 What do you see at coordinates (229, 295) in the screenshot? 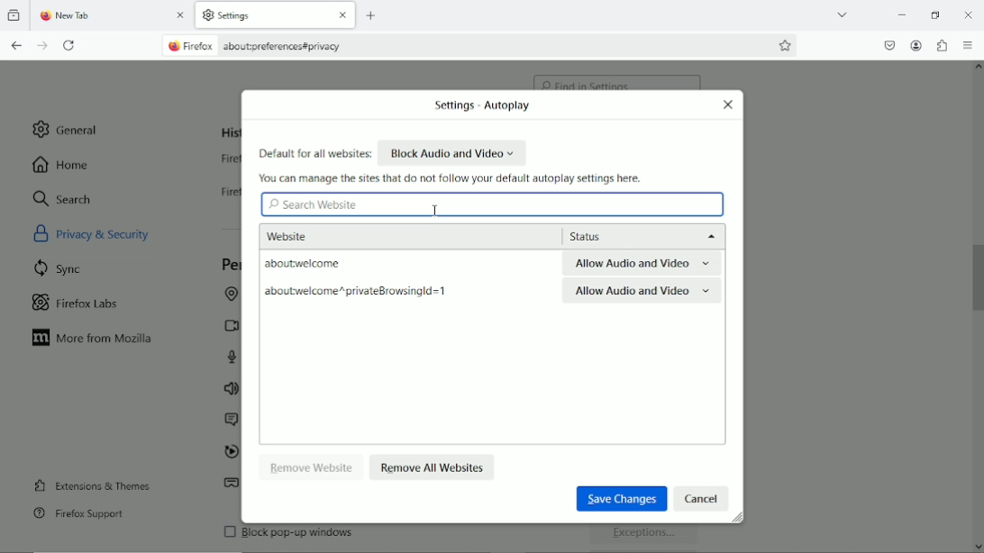
I see `location` at bounding box center [229, 295].